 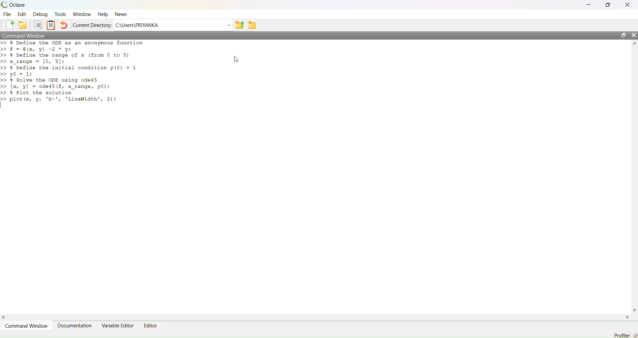 I want to click on Tools, so click(x=60, y=14).